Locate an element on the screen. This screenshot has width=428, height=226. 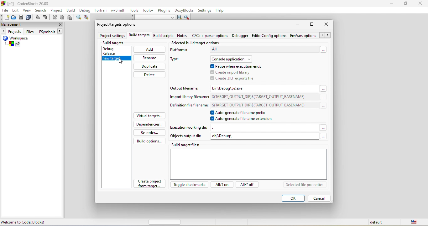
run search is located at coordinates (179, 17).